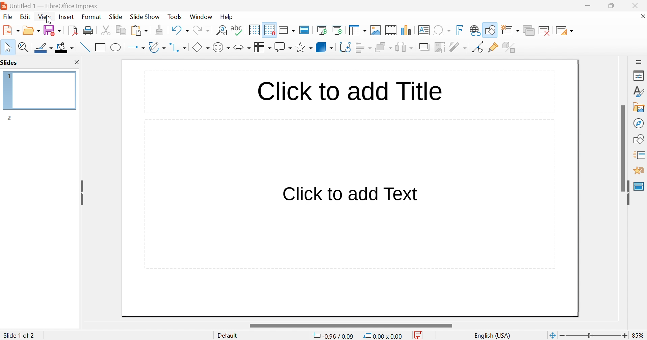  What do you see at coordinates (81, 191) in the screenshot?
I see `hide` at bounding box center [81, 191].